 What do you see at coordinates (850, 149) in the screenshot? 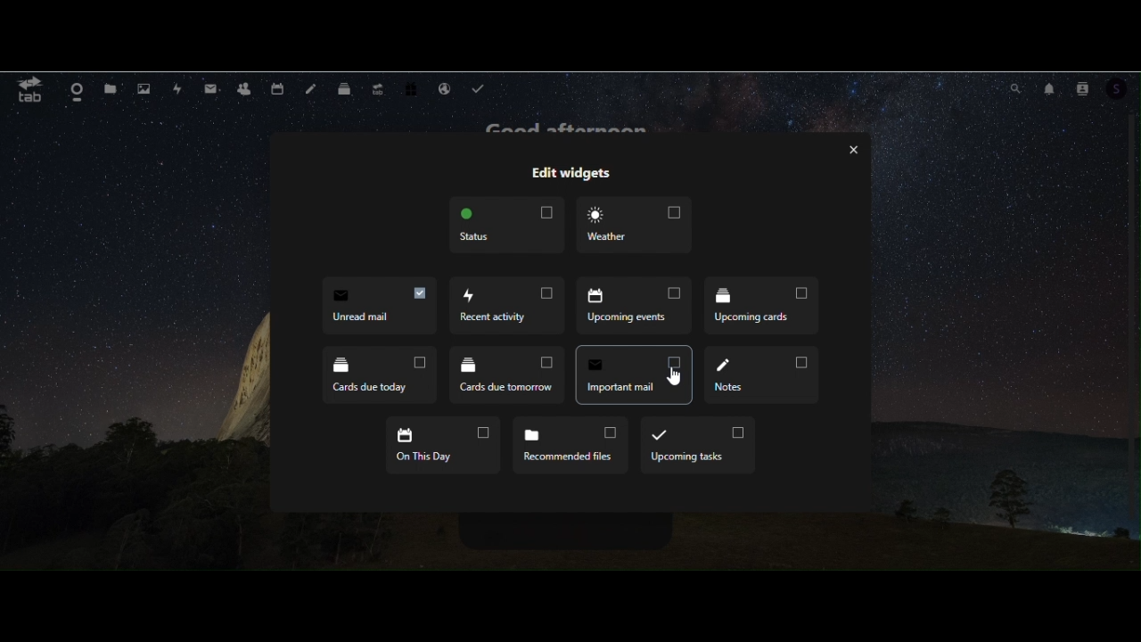
I see `Close` at bounding box center [850, 149].